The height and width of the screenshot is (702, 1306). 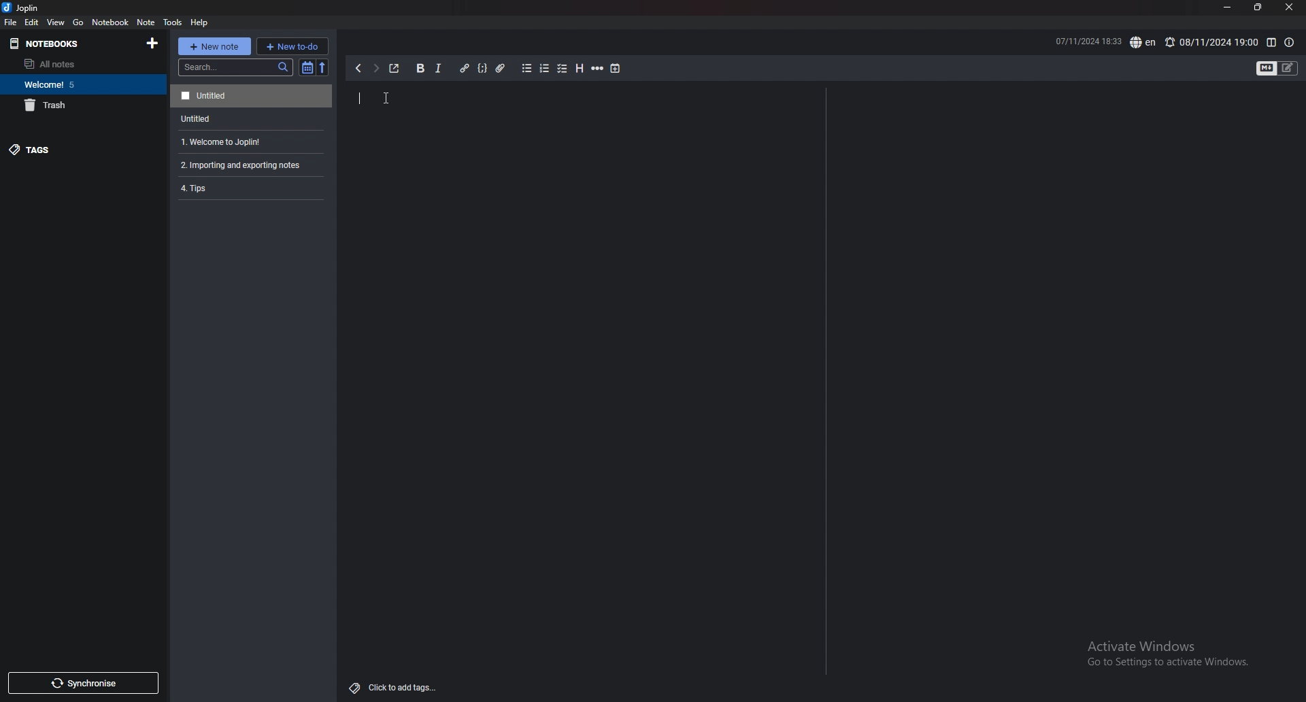 What do you see at coordinates (249, 118) in the screenshot?
I see `Untitled` at bounding box center [249, 118].